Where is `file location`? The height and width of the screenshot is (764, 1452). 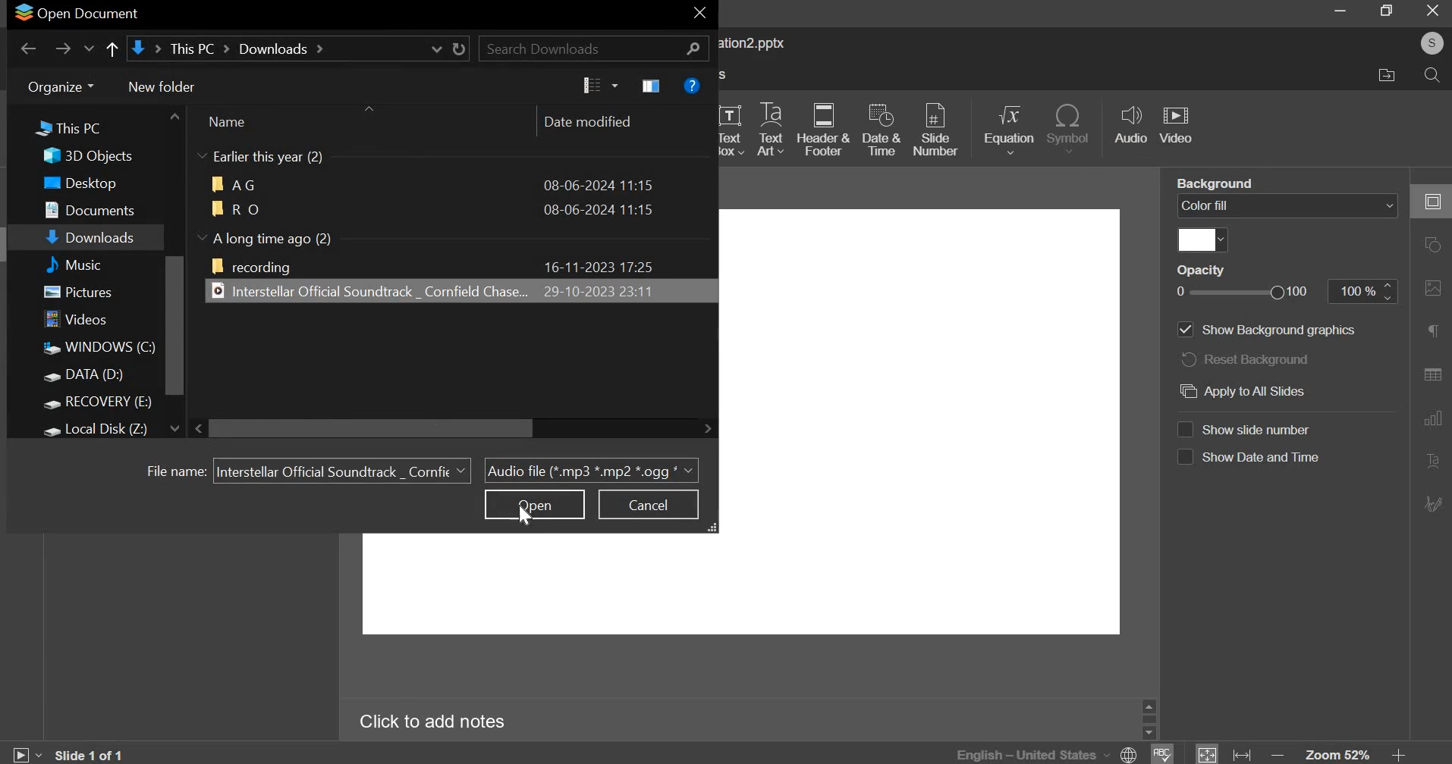
file location is located at coordinates (1394, 77).